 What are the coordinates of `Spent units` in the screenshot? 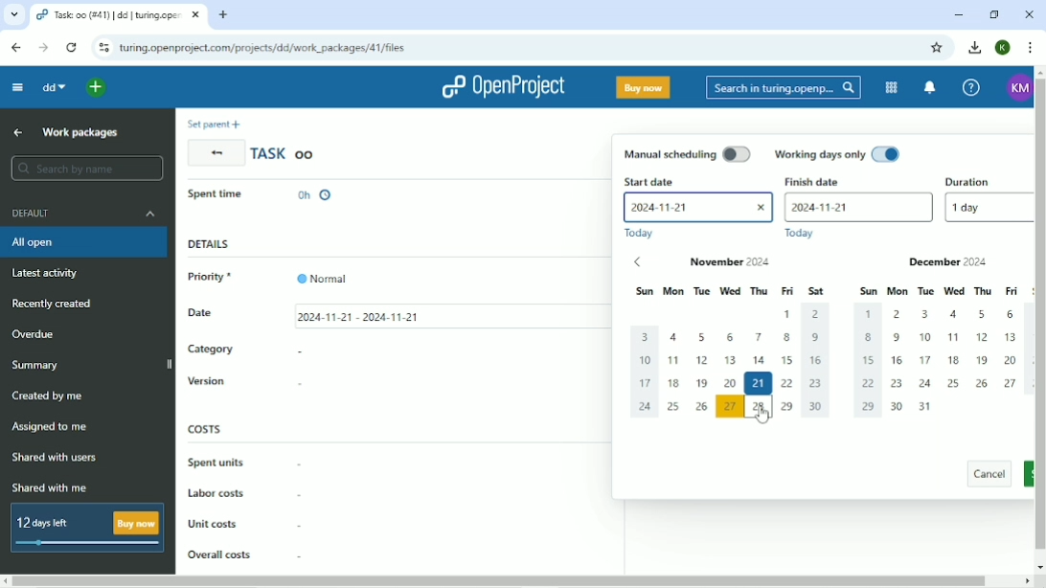 It's located at (216, 463).